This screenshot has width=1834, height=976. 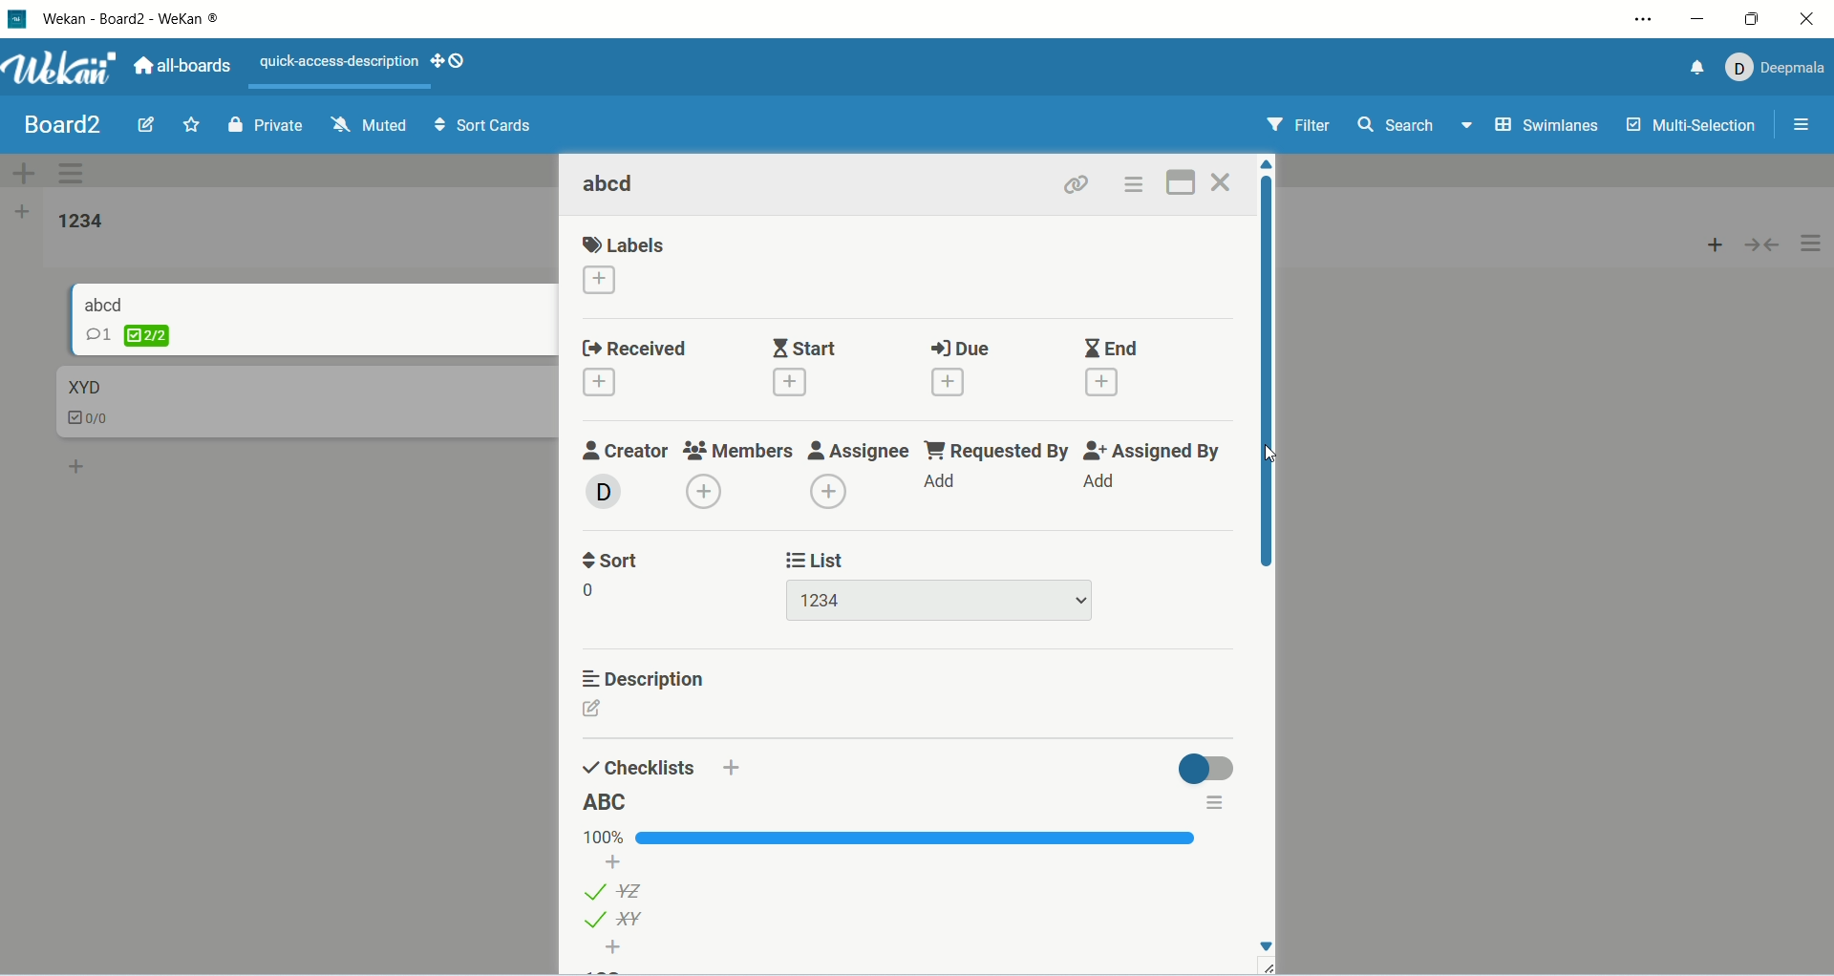 What do you see at coordinates (96, 420) in the screenshot?
I see `checklist` at bounding box center [96, 420].